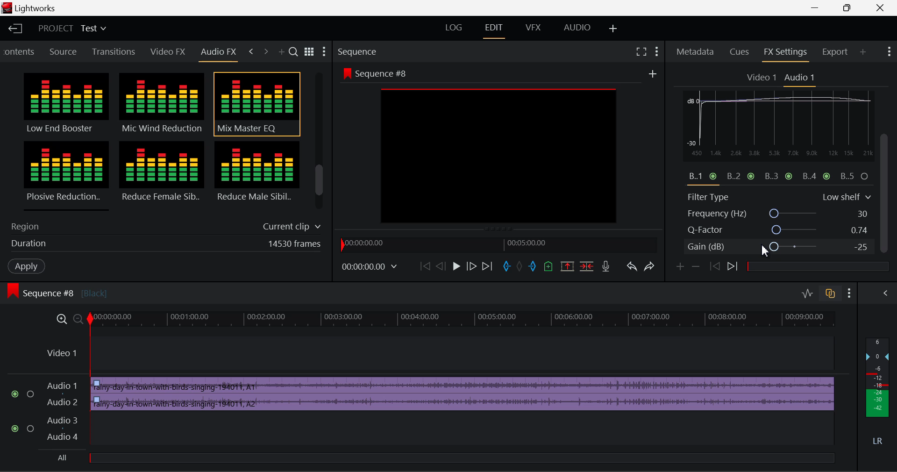 This screenshot has width=897, height=472. What do you see at coordinates (652, 269) in the screenshot?
I see `Redo` at bounding box center [652, 269].